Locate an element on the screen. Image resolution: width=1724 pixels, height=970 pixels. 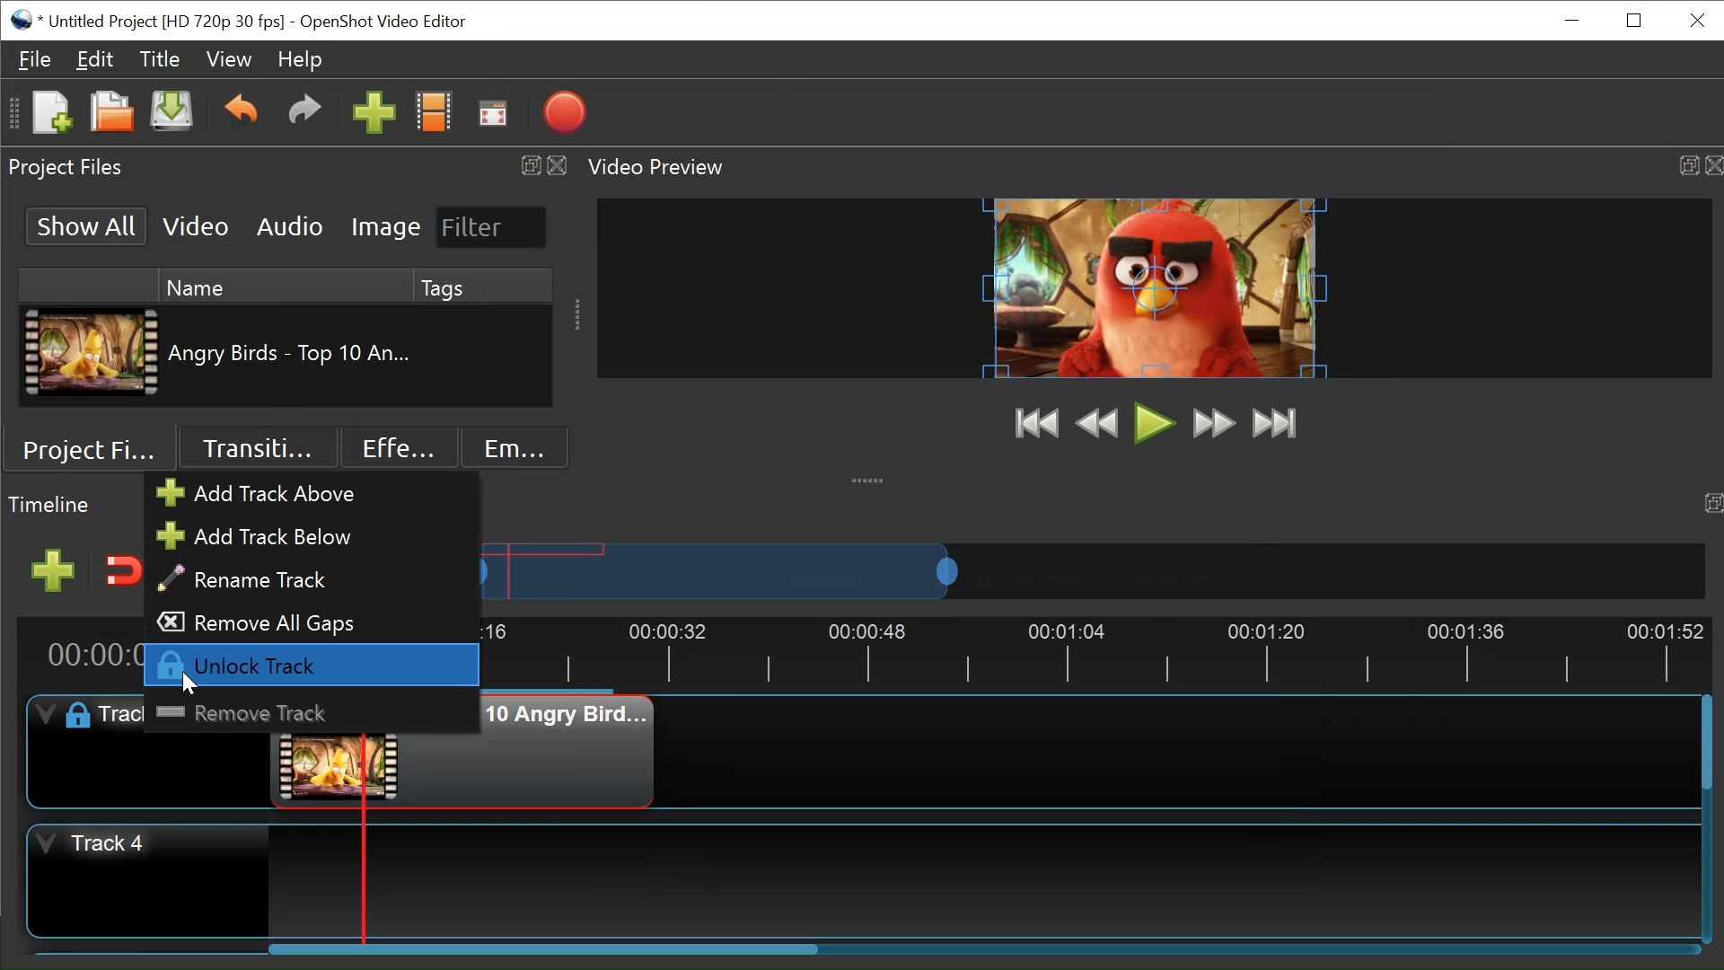
Rewind is located at coordinates (1097, 424).